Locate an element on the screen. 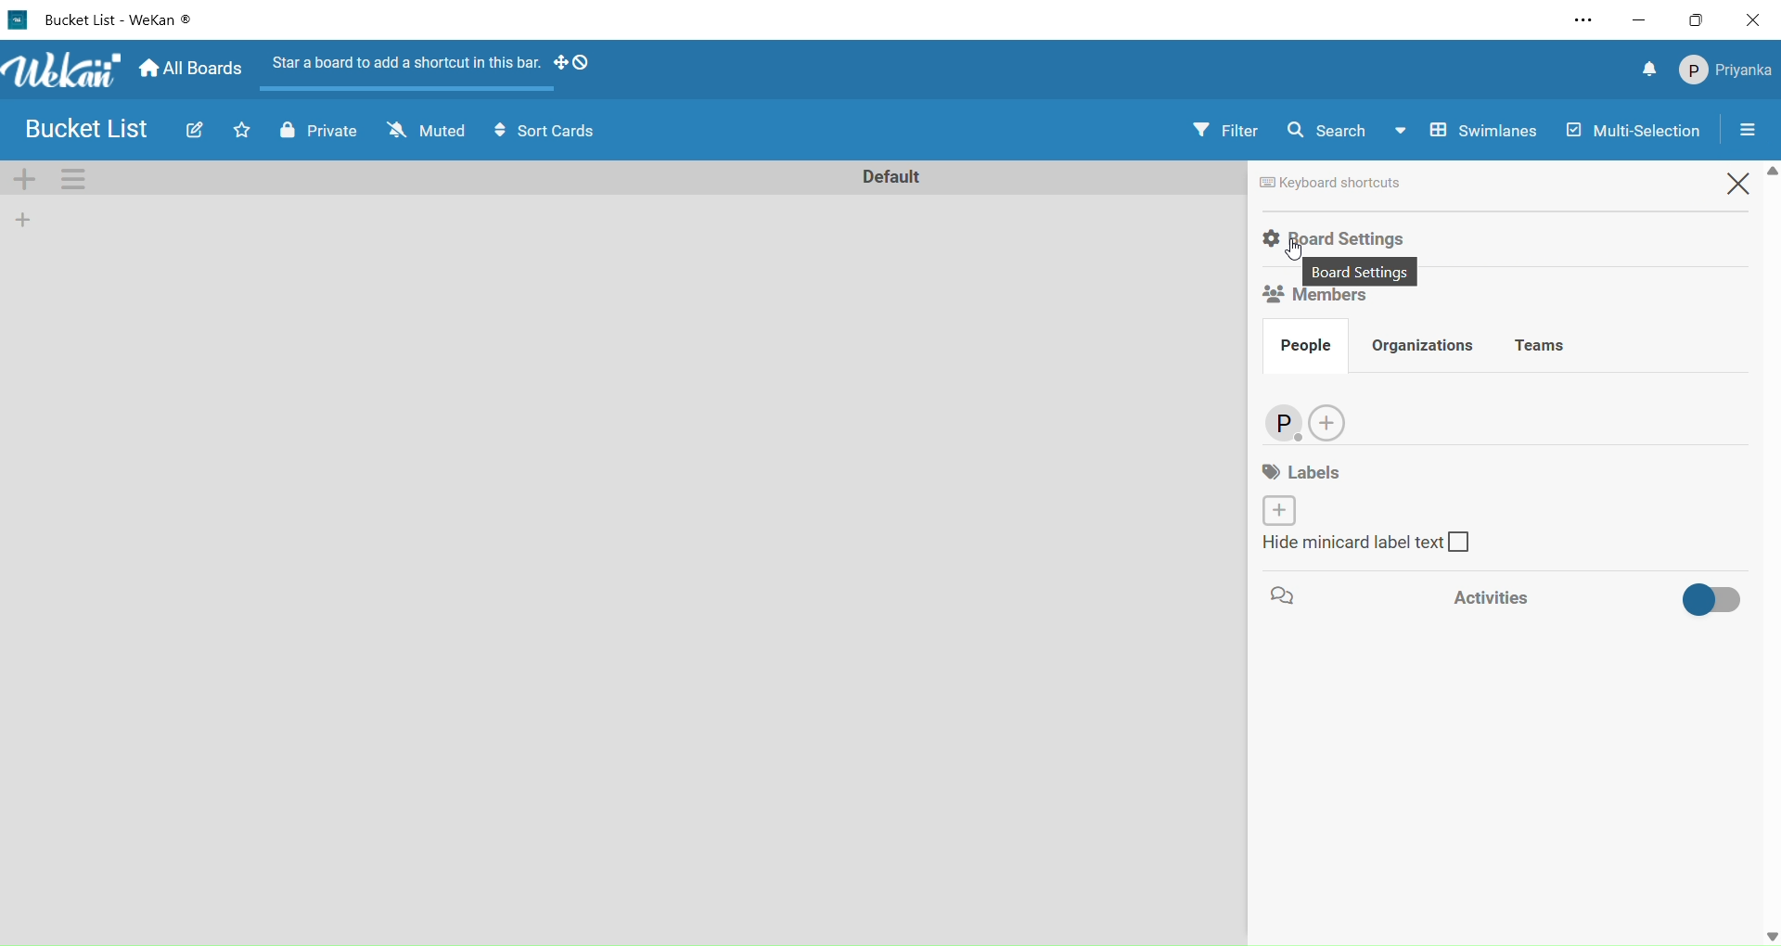 This screenshot has width=1781, height=946. start a board to add a shortcut in this bar. is located at coordinates (404, 73).